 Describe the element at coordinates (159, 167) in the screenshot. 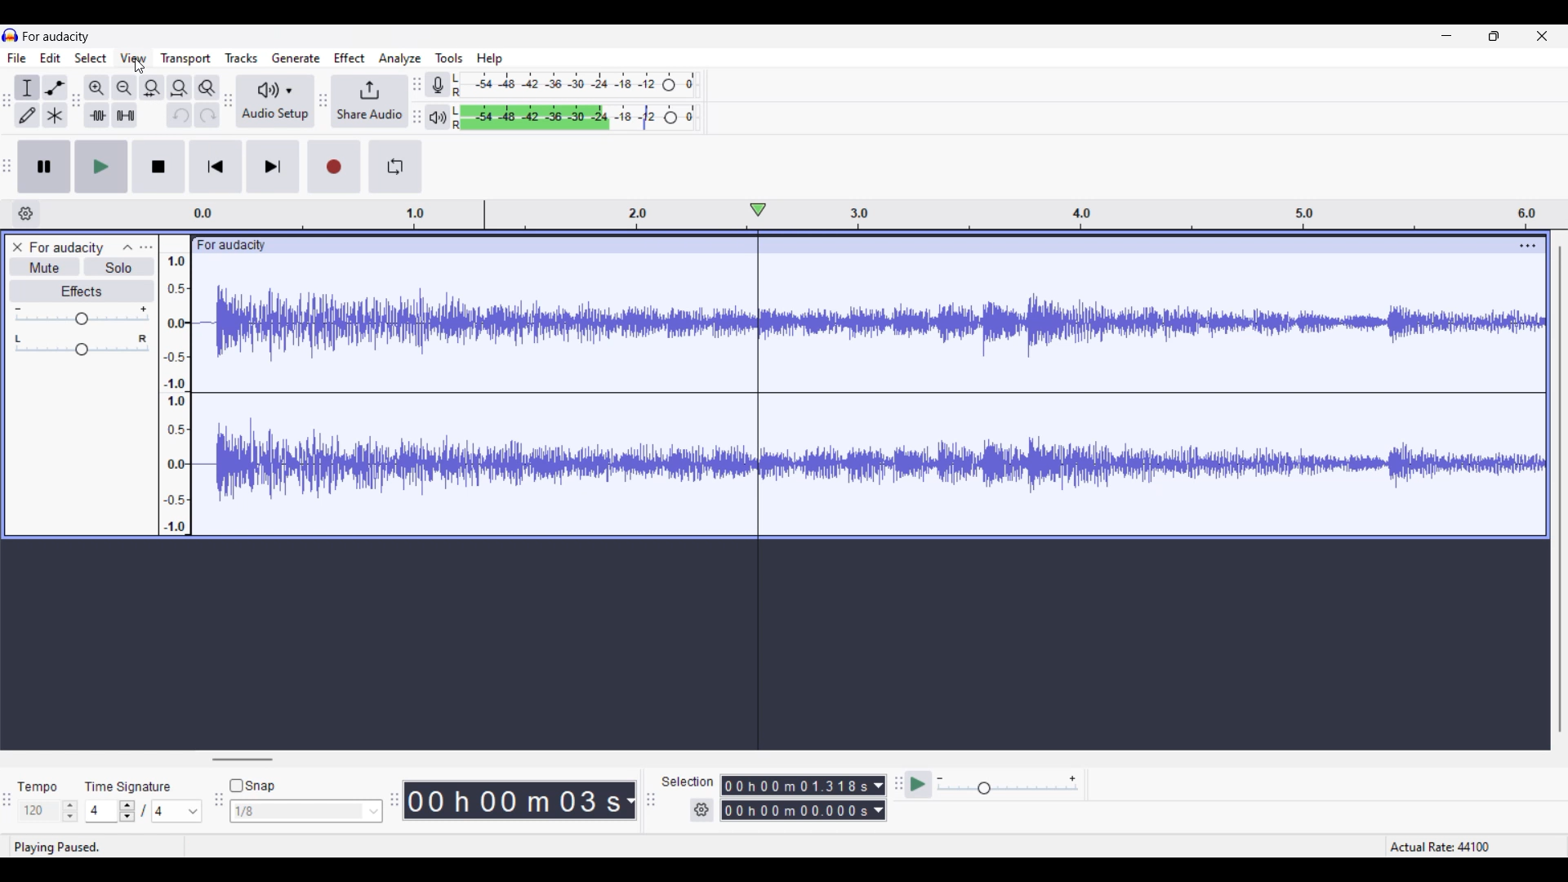

I see `Stop` at that location.